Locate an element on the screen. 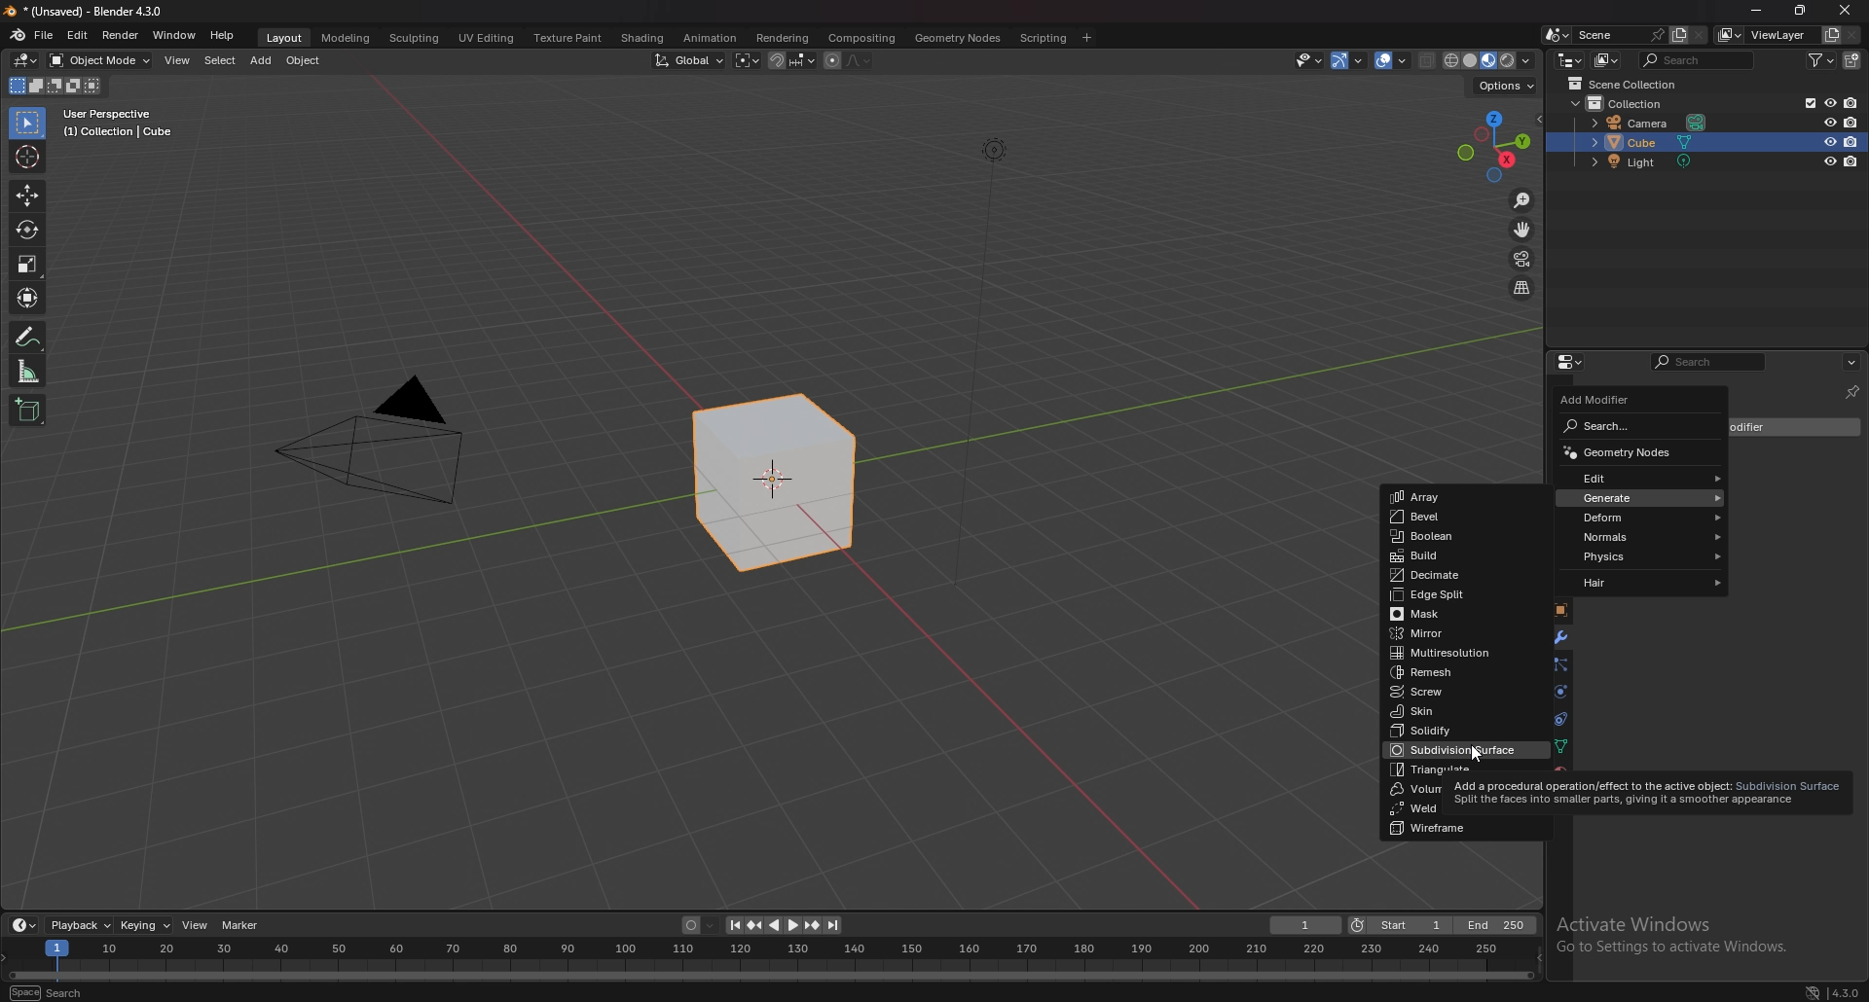 The width and height of the screenshot is (1869, 1002). options is located at coordinates (1506, 86).